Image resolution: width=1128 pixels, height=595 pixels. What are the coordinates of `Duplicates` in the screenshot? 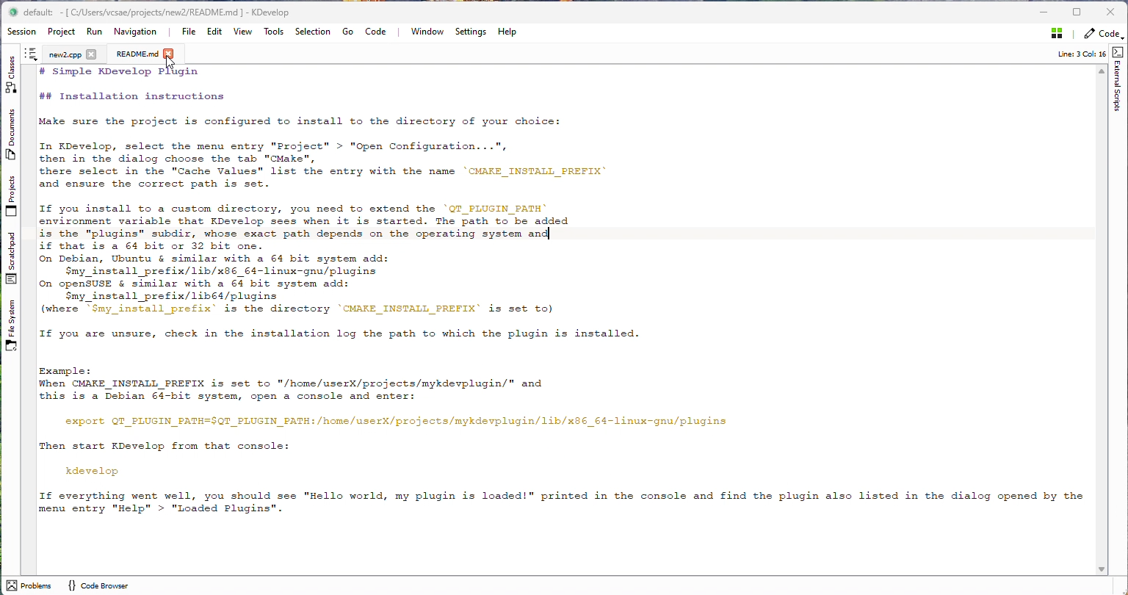 It's located at (12, 134).